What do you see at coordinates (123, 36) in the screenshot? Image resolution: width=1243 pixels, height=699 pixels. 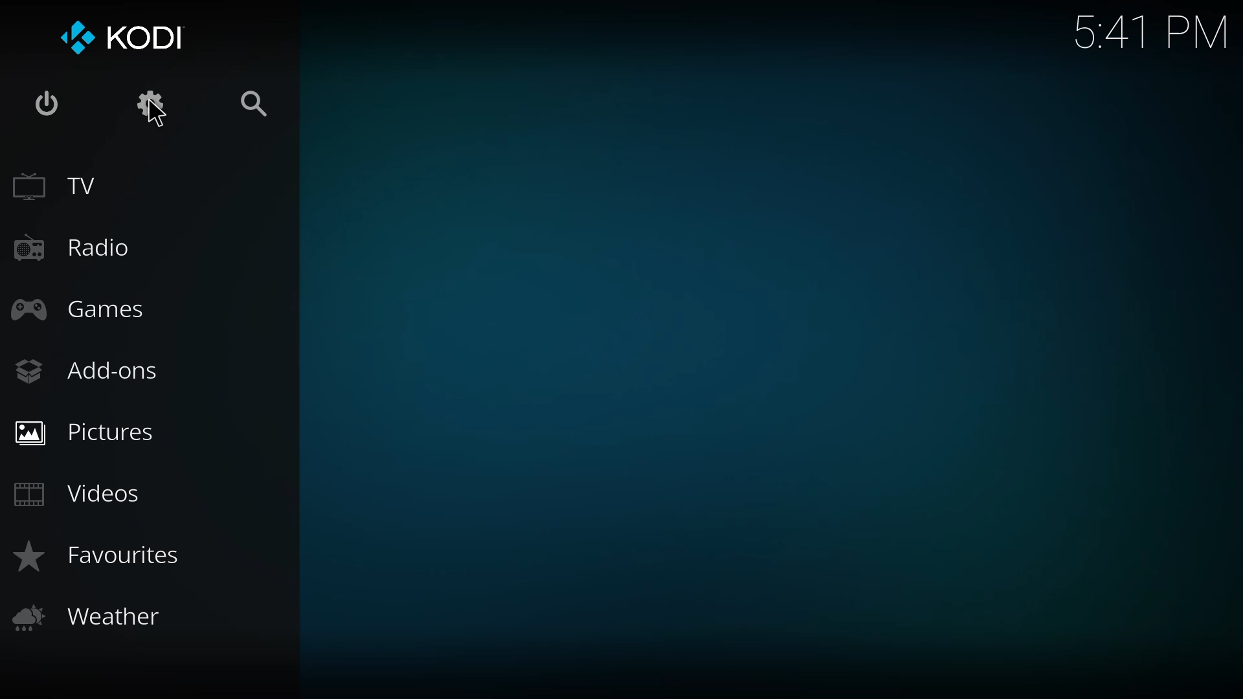 I see `kodi` at bounding box center [123, 36].